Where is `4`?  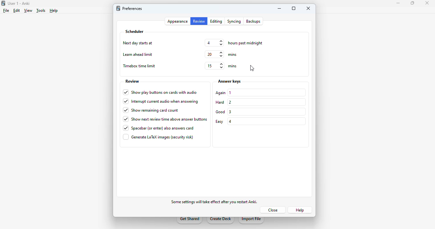
4 is located at coordinates (215, 43).